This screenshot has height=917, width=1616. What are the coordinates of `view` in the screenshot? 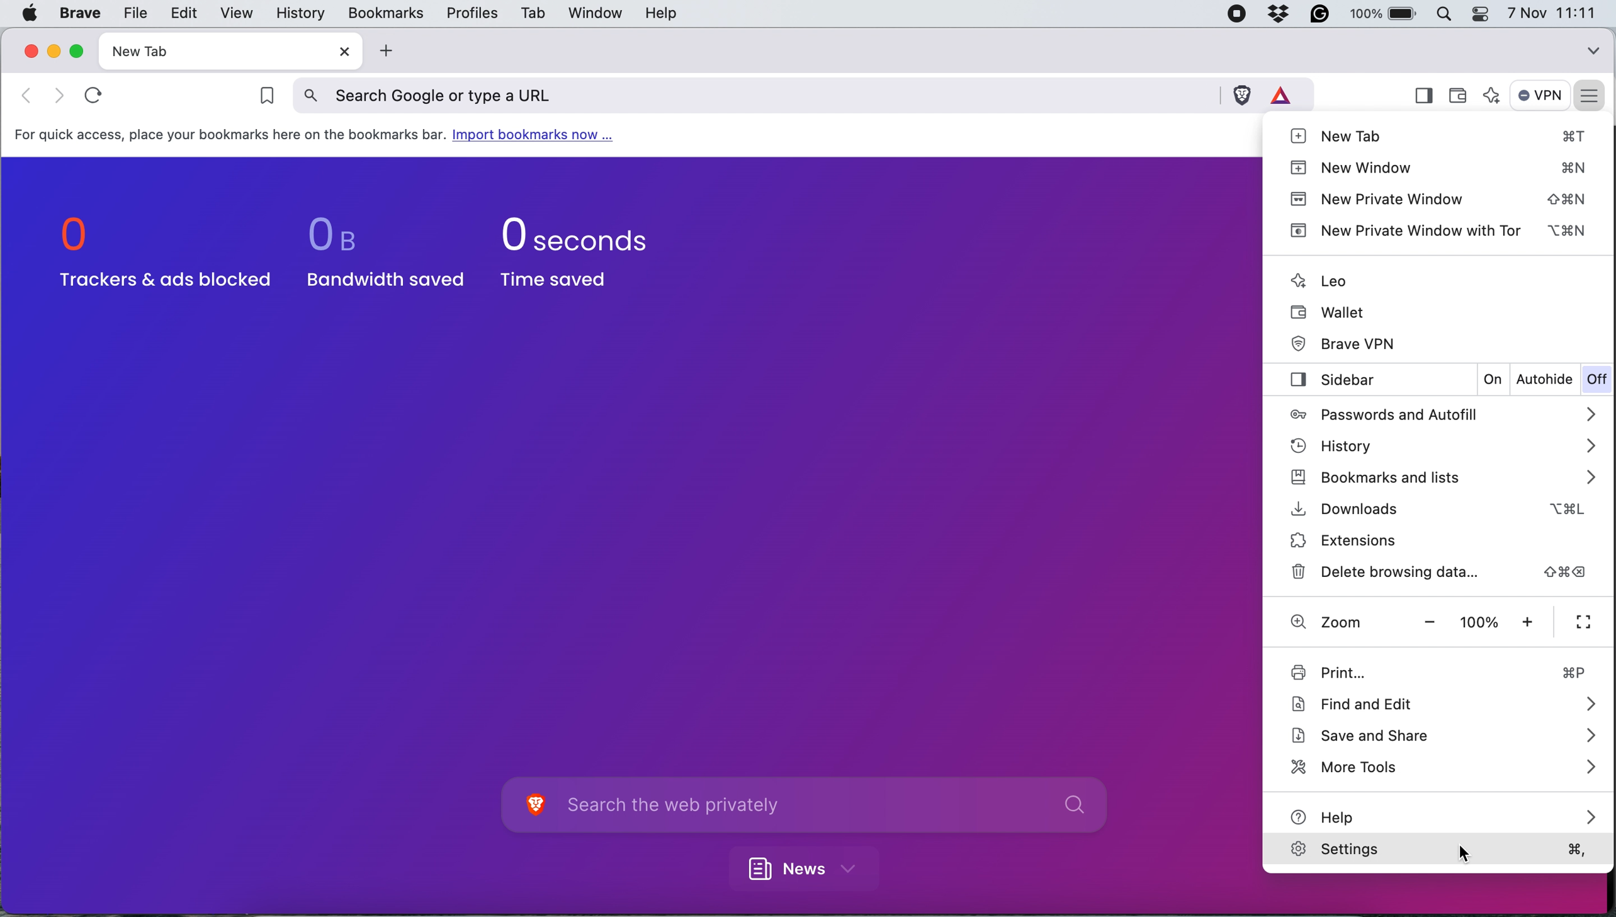 It's located at (233, 13).